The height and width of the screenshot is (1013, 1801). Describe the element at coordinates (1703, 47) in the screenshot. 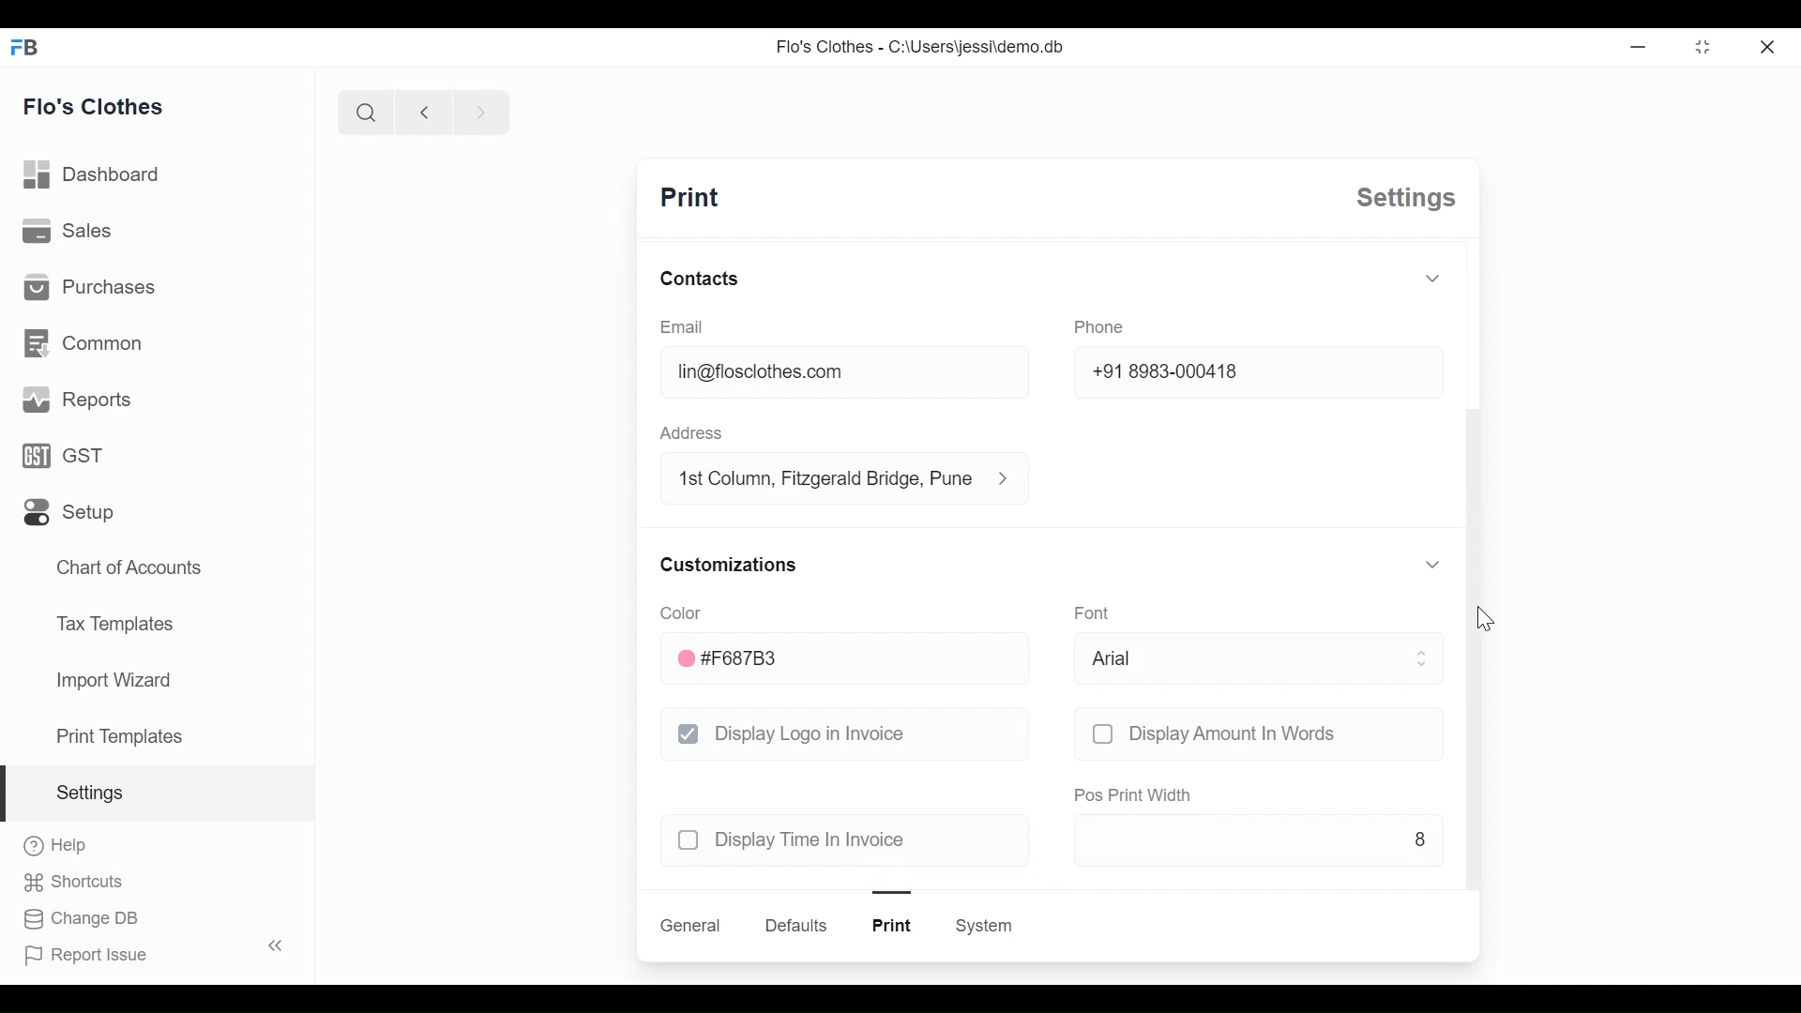

I see `toggle between form and full width` at that location.